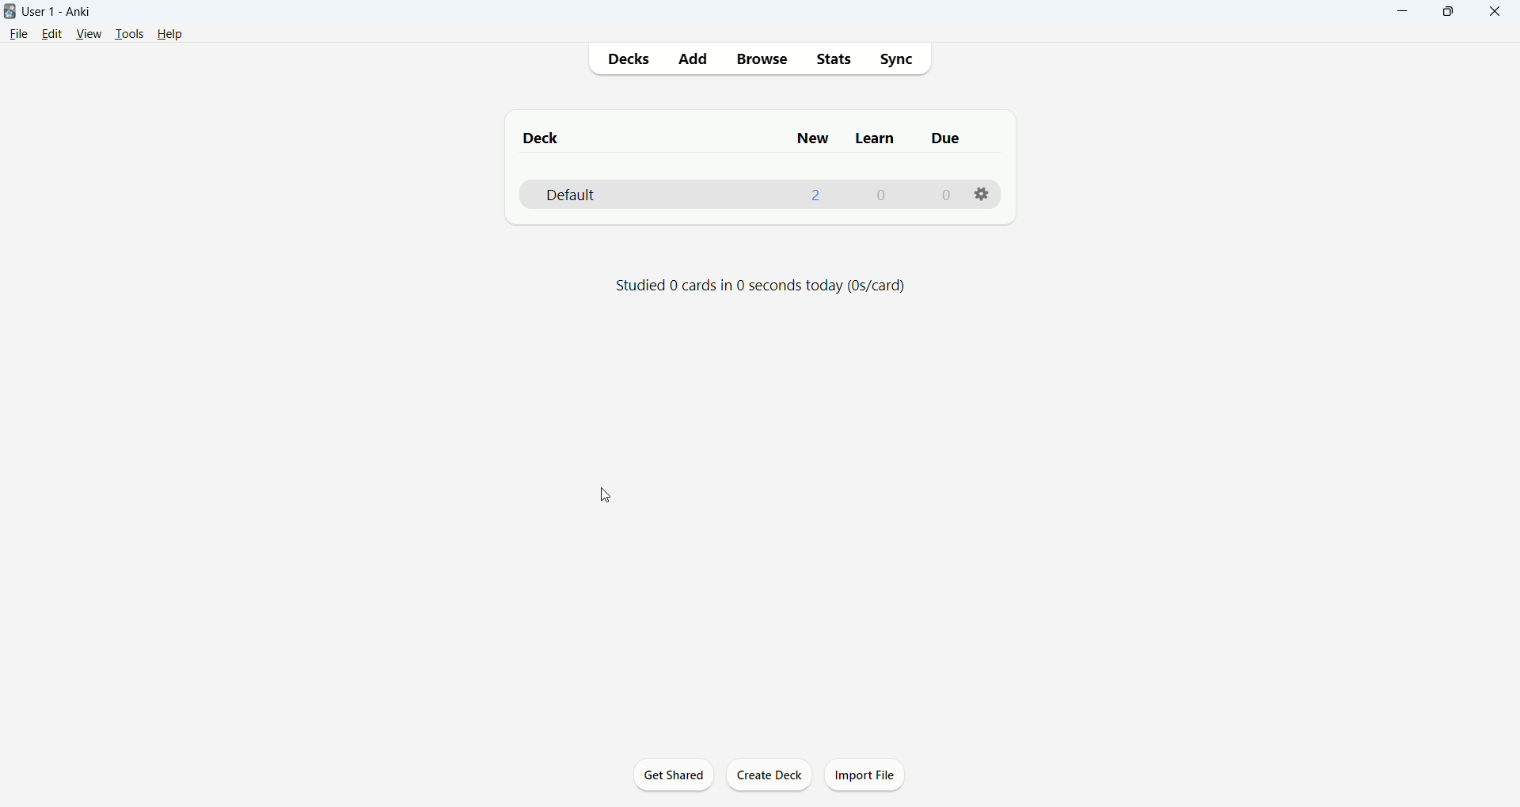 This screenshot has height=807, width=1520. I want to click on sync, so click(899, 60).